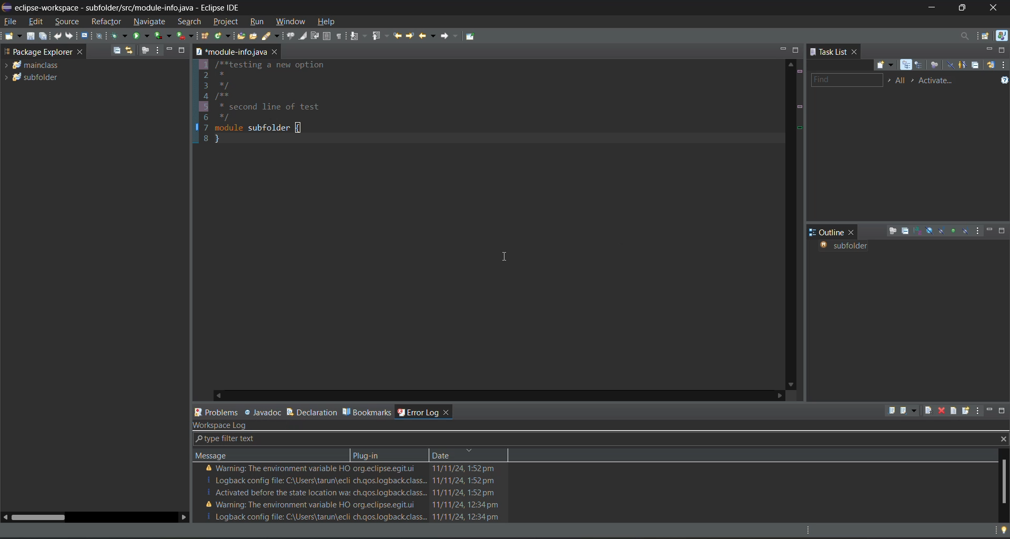 The image size is (1010, 539). I want to click on focus on active task, so click(893, 232).